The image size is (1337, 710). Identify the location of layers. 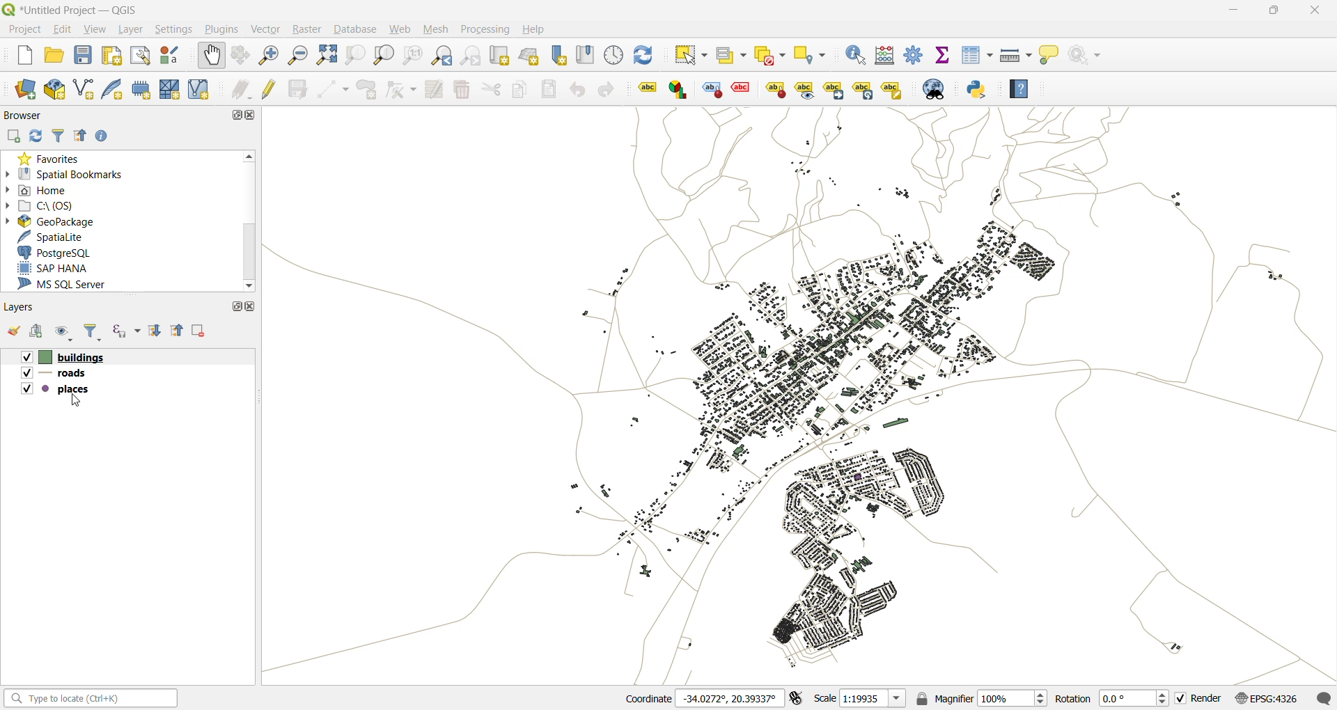
(58, 372).